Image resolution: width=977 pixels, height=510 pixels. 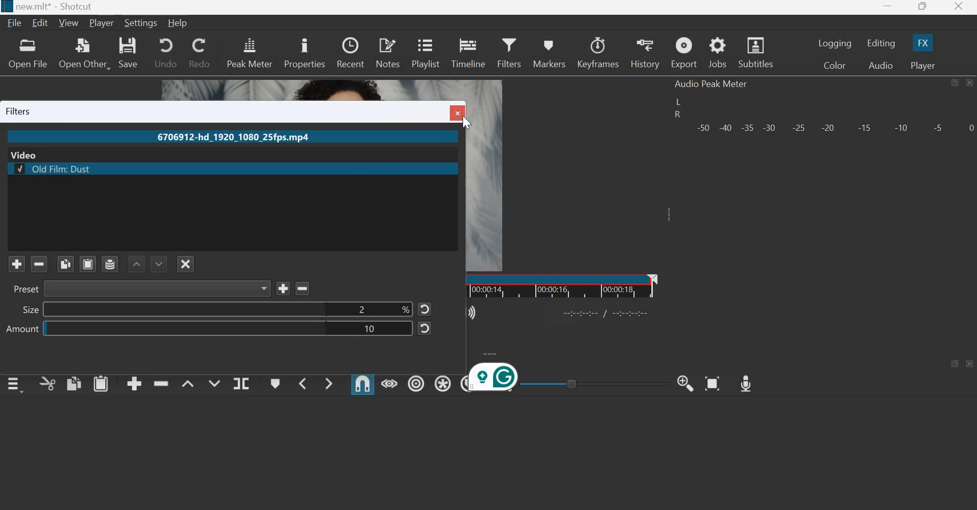 What do you see at coordinates (467, 123) in the screenshot?
I see `cursor` at bounding box center [467, 123].